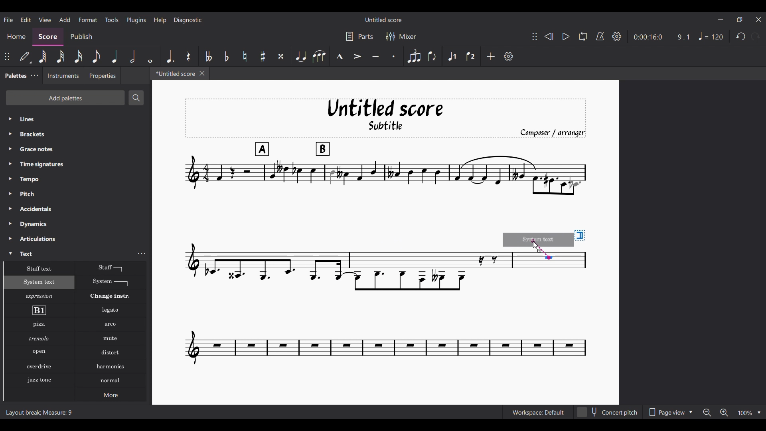 This screenshot has width=766, height=431. What do you see at coordinates (360, 36) in the screenshot?
I see `Parts settings` at bounding box center [360, 36].